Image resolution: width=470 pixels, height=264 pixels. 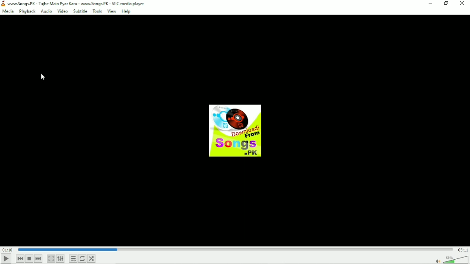 I want to click on Cursor, so click(x=42, y=77).